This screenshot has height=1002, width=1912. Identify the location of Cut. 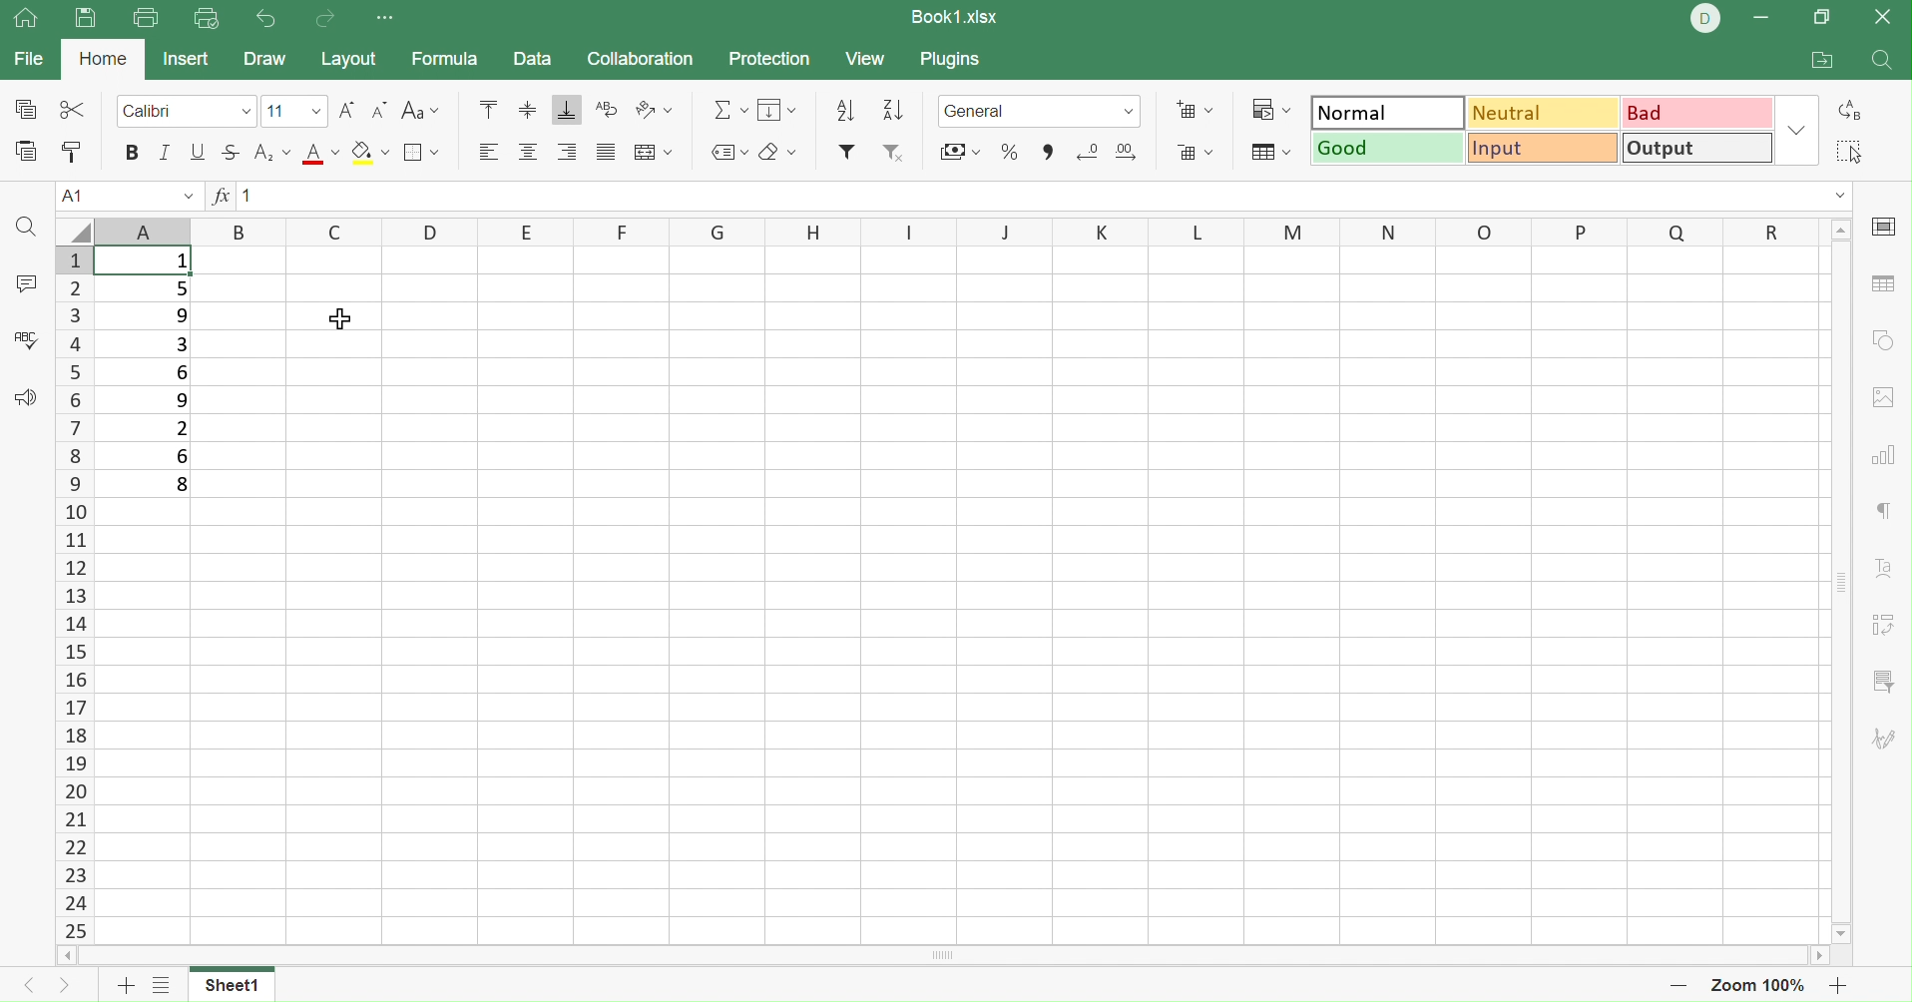
(72, 110).